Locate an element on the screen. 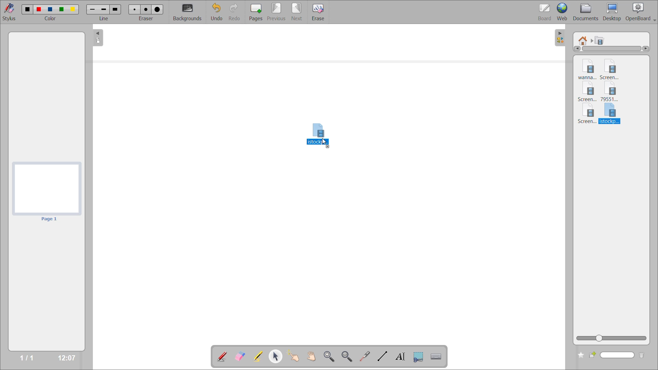 The height and width of the screenshot is (370, 658). time stamp is located at coordinates (64, 357).